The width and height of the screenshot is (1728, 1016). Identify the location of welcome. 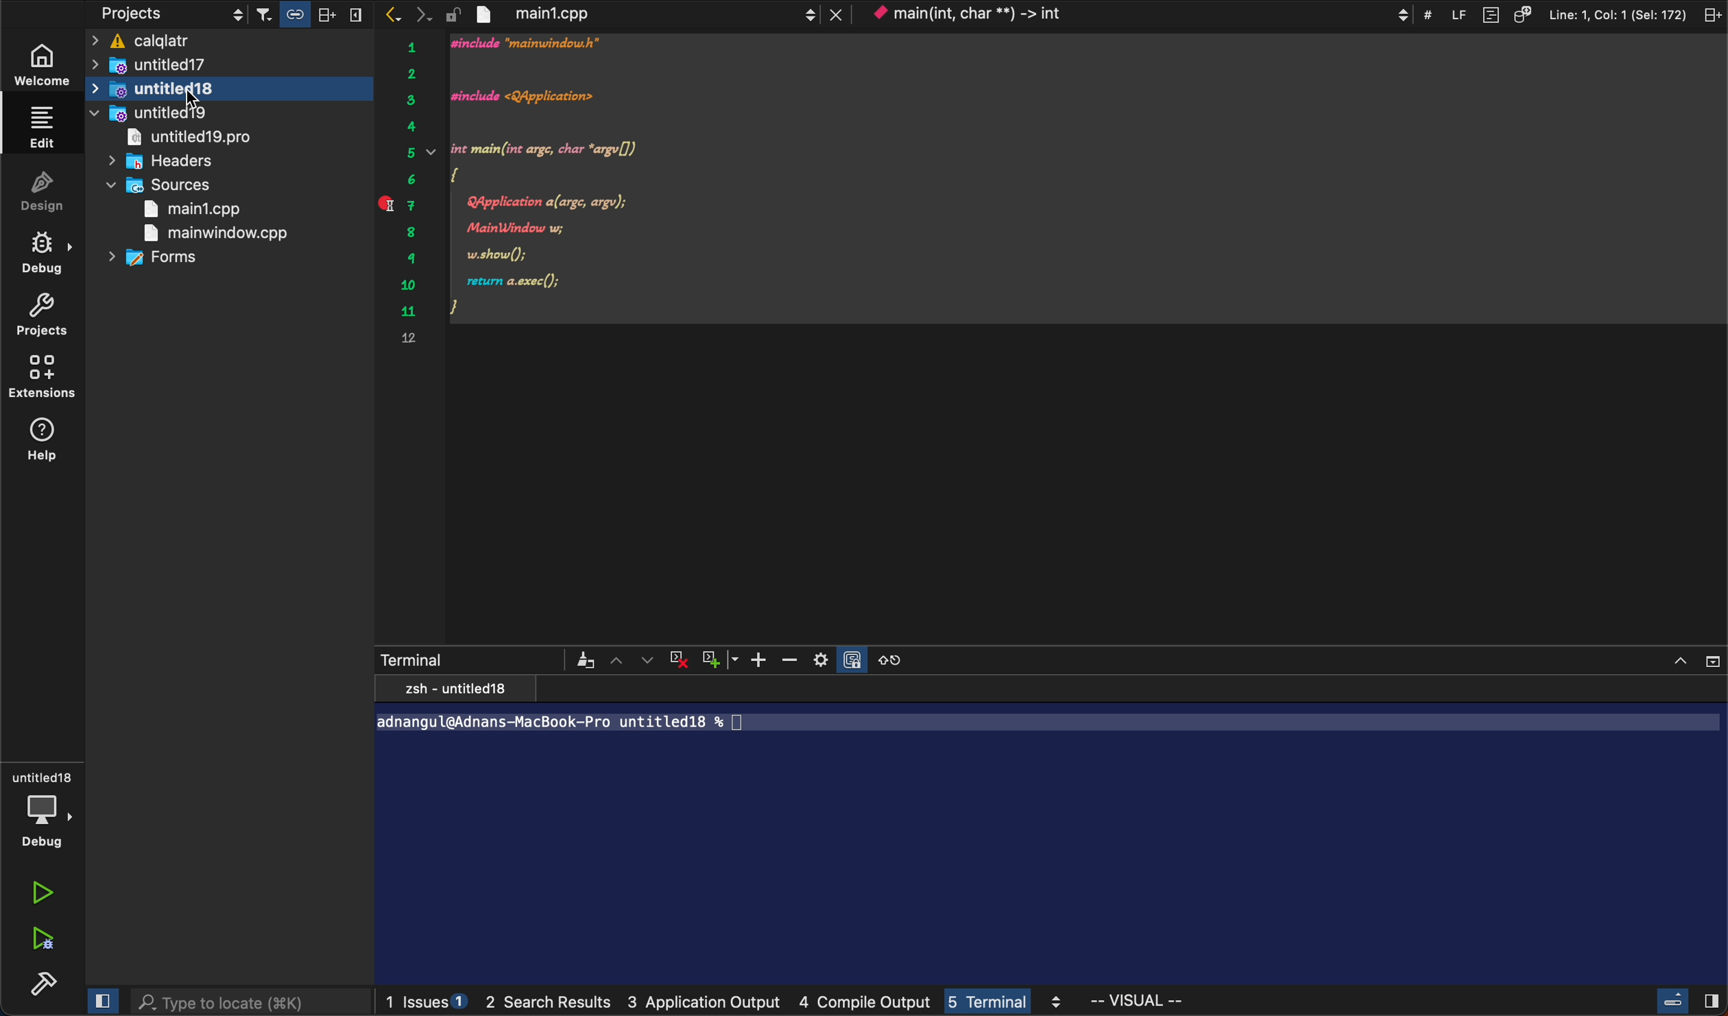
(46, 62).